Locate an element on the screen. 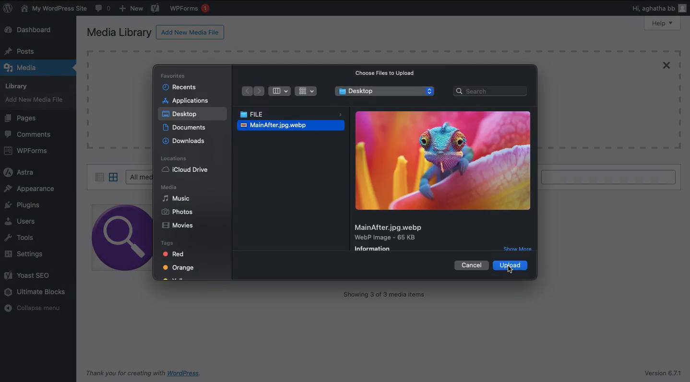 The image size is (690, 382). Thank you for creating with WordPress is located at coordinates (144, 374).